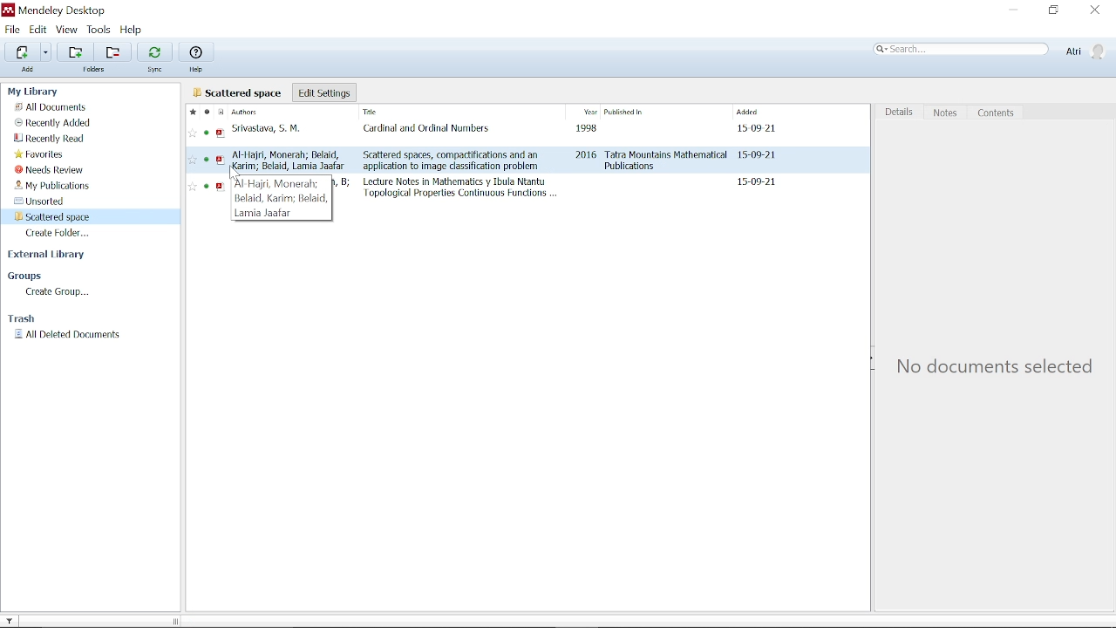  What do you see at coordinates (38, 30) in the screenshot?
I see `Edit` at bounding box center [38, 30].